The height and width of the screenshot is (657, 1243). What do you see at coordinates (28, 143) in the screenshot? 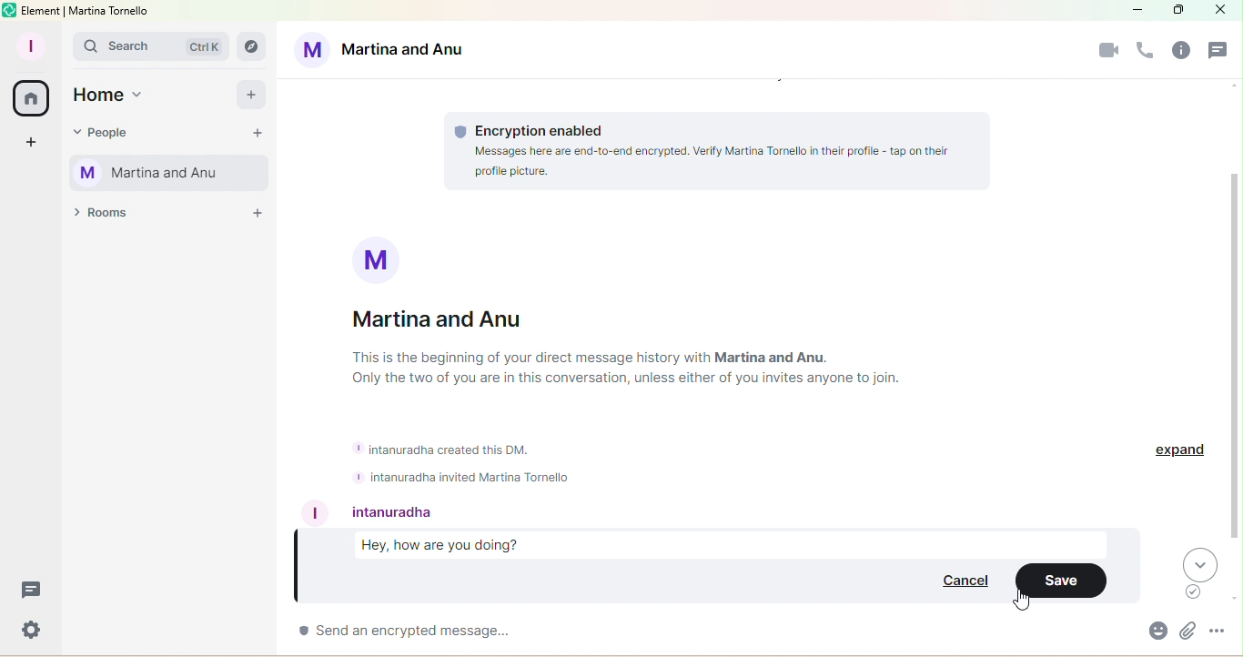
I see `Create a space` at bounding box center [28, 143].